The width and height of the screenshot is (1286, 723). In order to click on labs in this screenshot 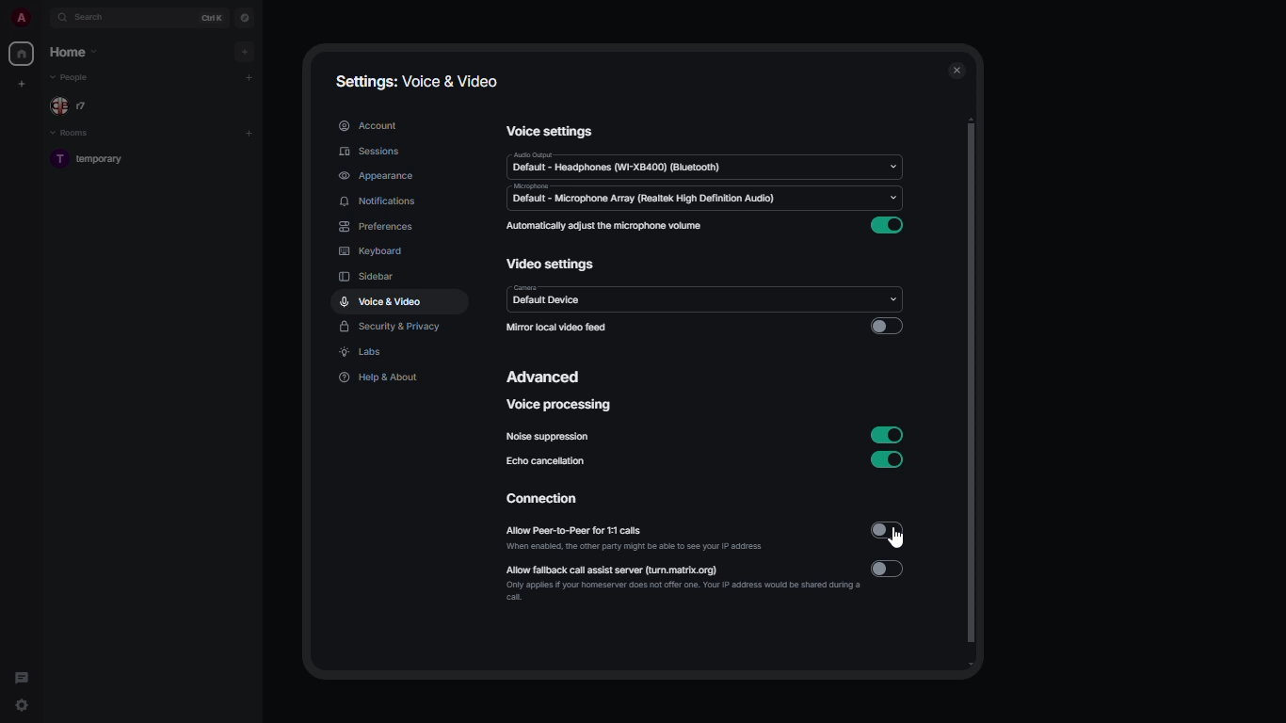, I will do `click(362, 353)`.